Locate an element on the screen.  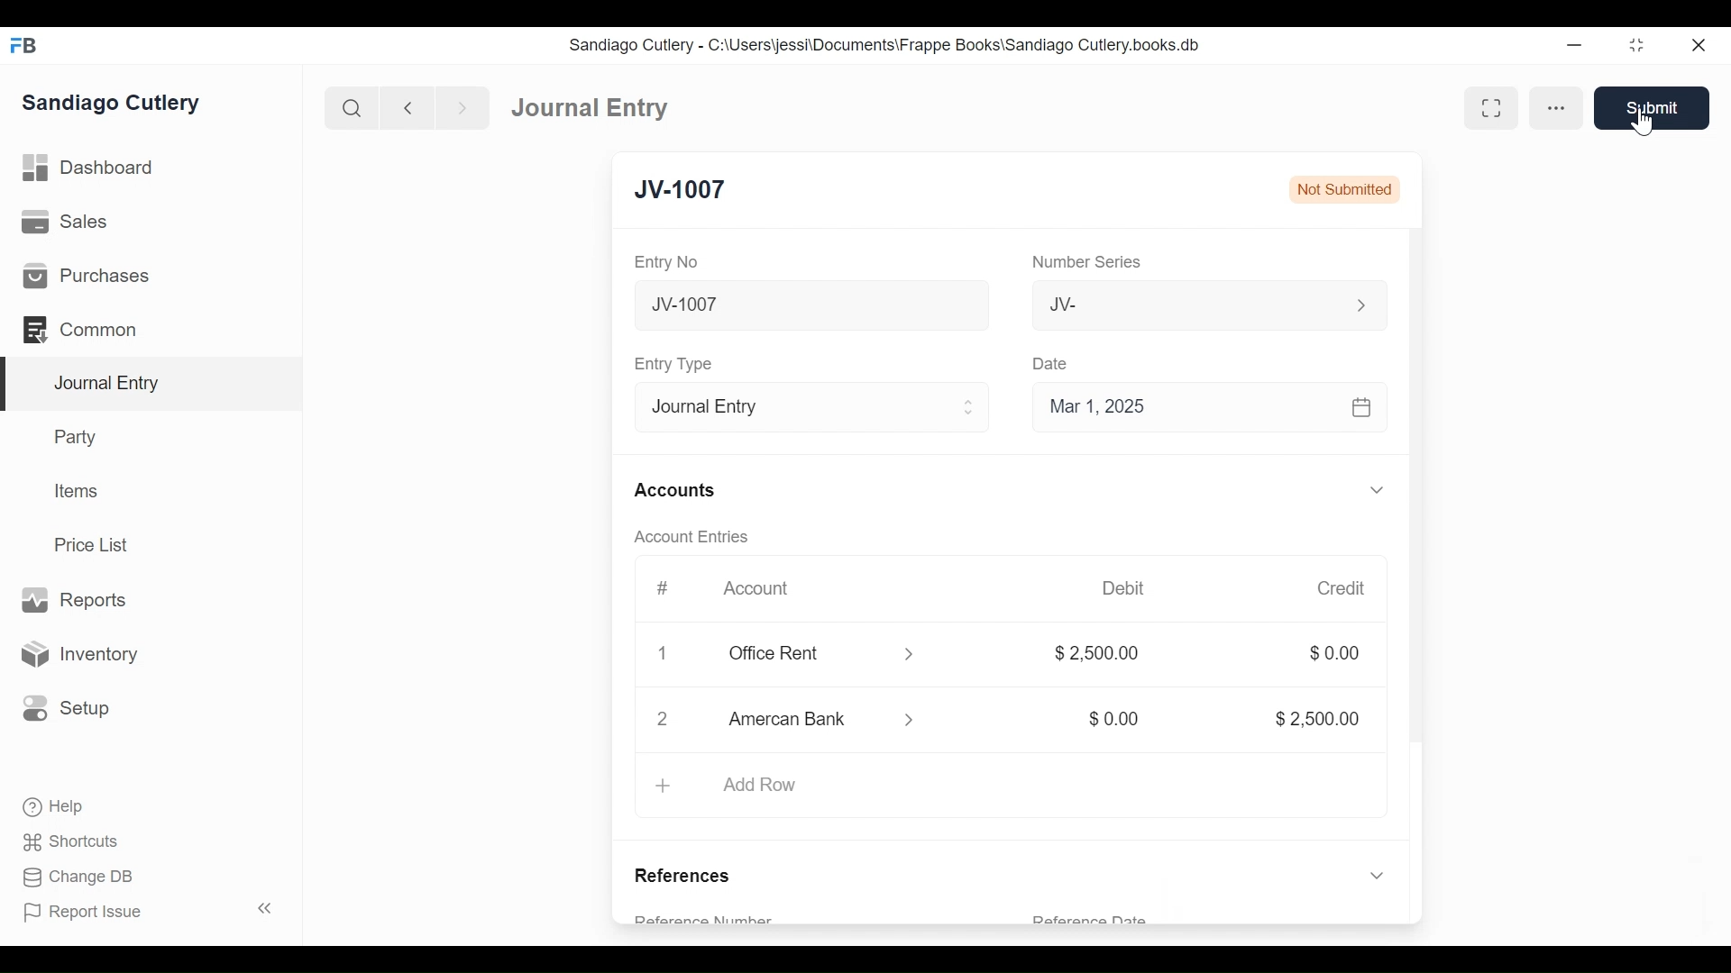
scrollbar is located at coordinates (1415, 506).